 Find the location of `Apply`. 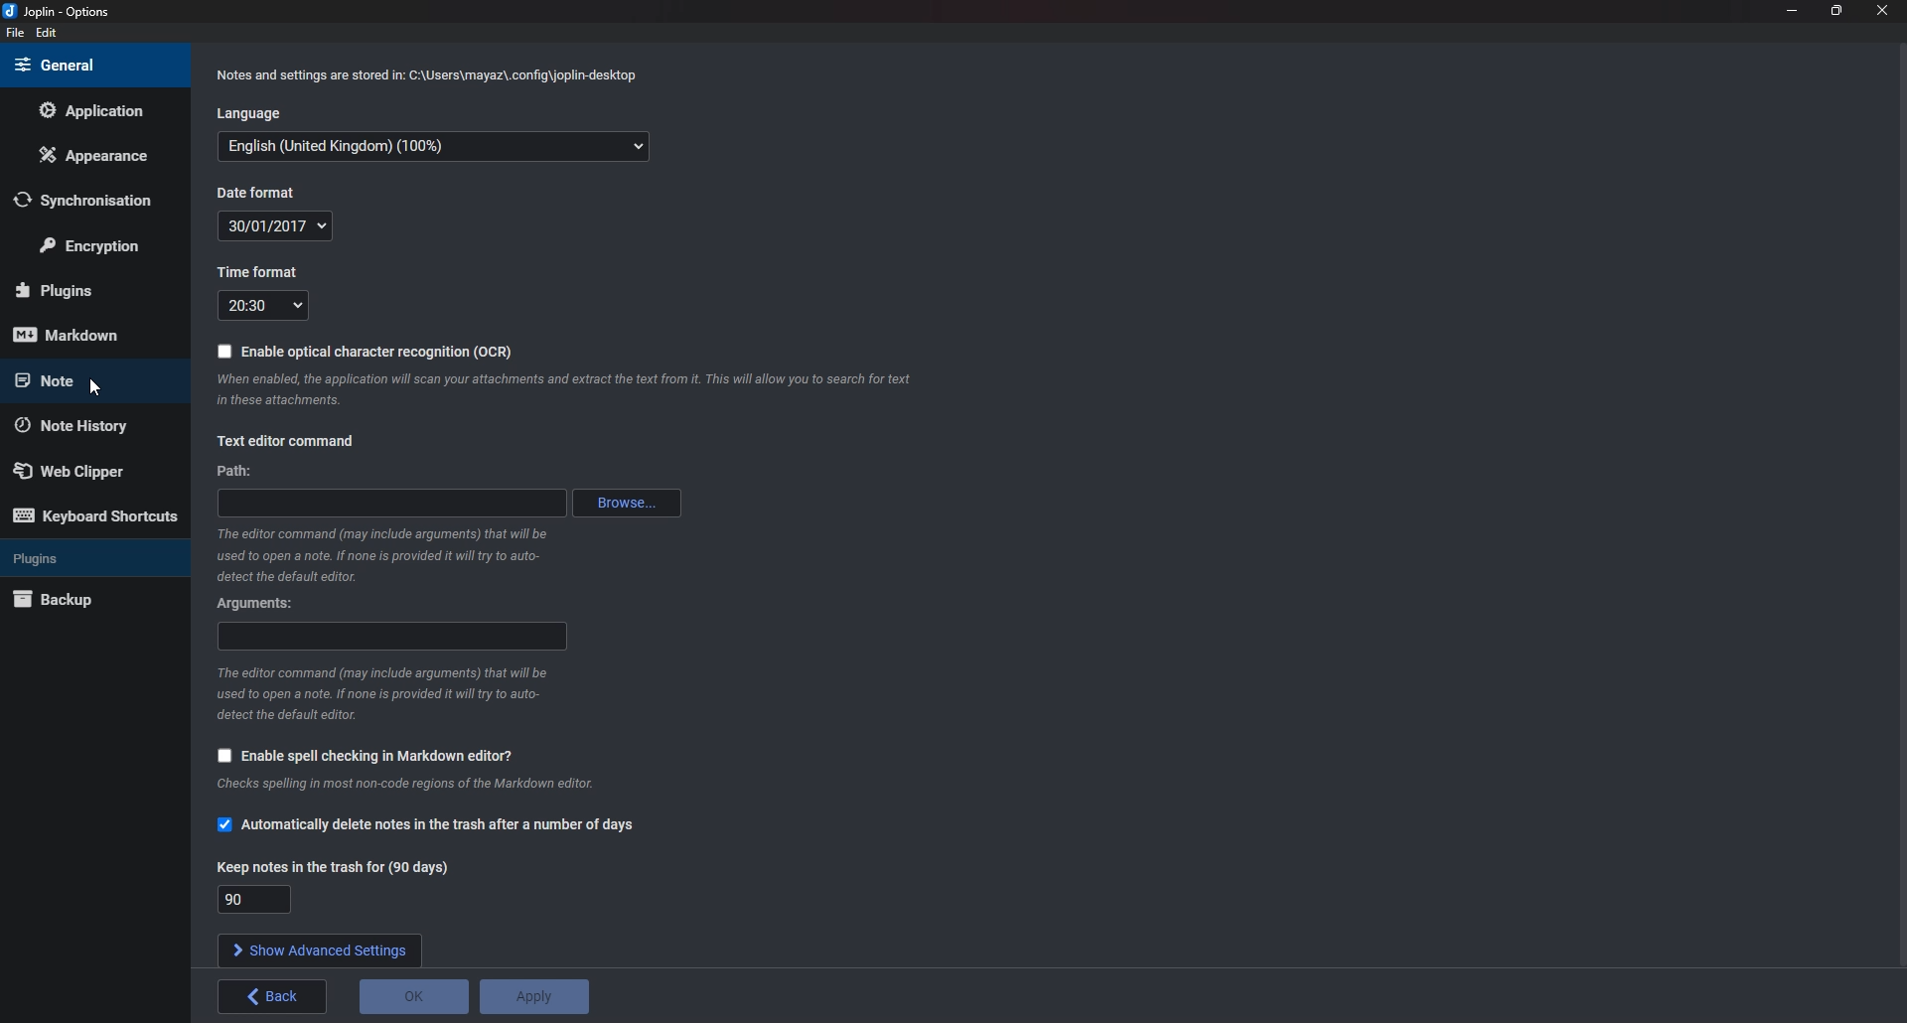

Apply is located at coordinates (536, 994).